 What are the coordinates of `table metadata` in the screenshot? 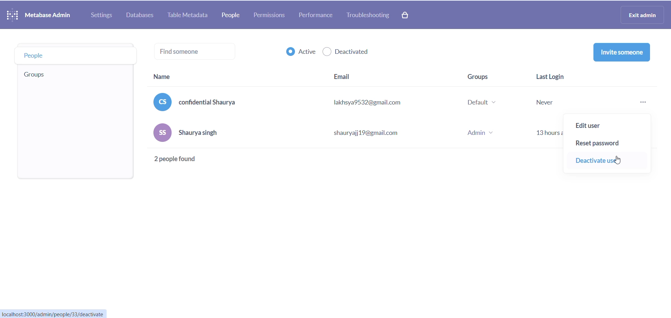 It's located at (188, 15).